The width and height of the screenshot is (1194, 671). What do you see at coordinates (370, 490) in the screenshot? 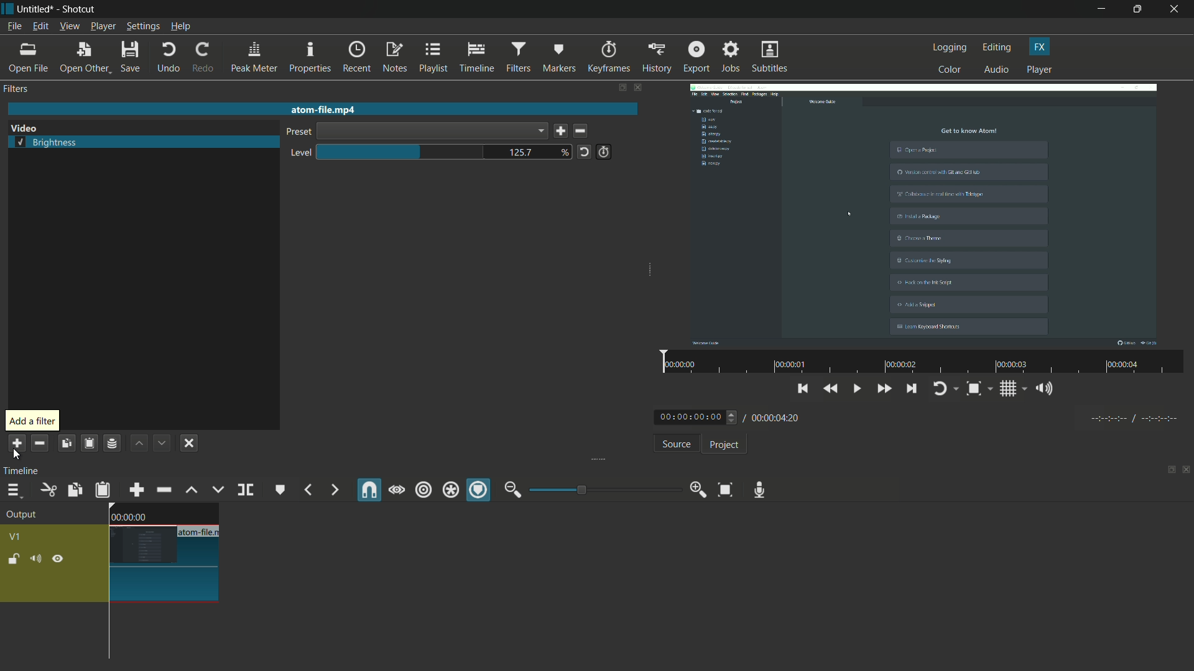
I see `snap` at bounding box center [370, 490].